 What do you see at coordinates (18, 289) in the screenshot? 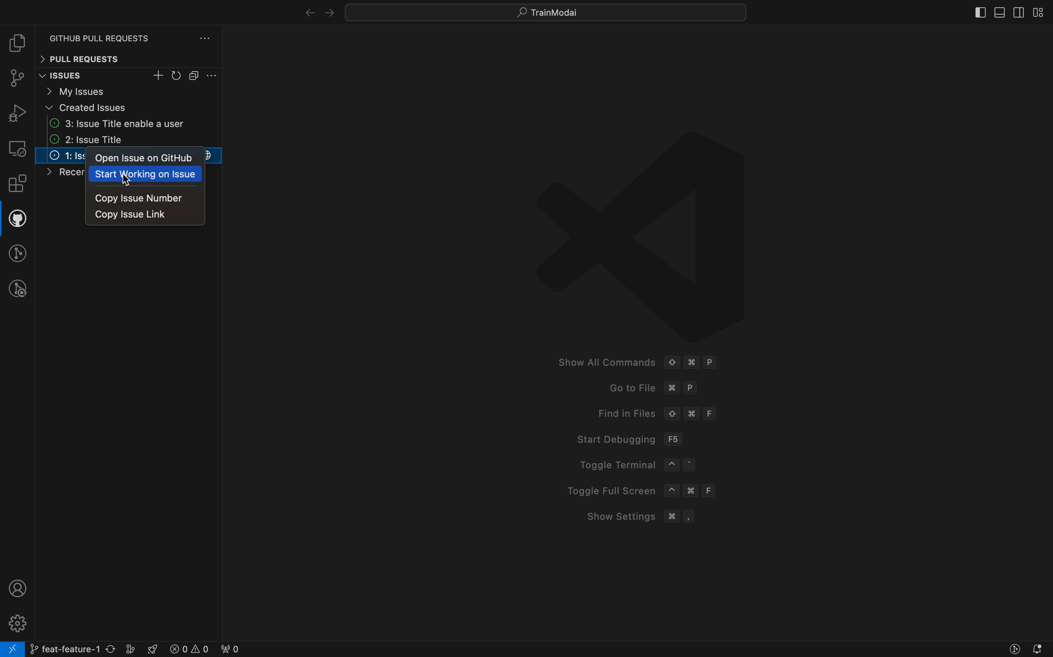
I see `git lens inspect ` at bounding box center [18, 289].